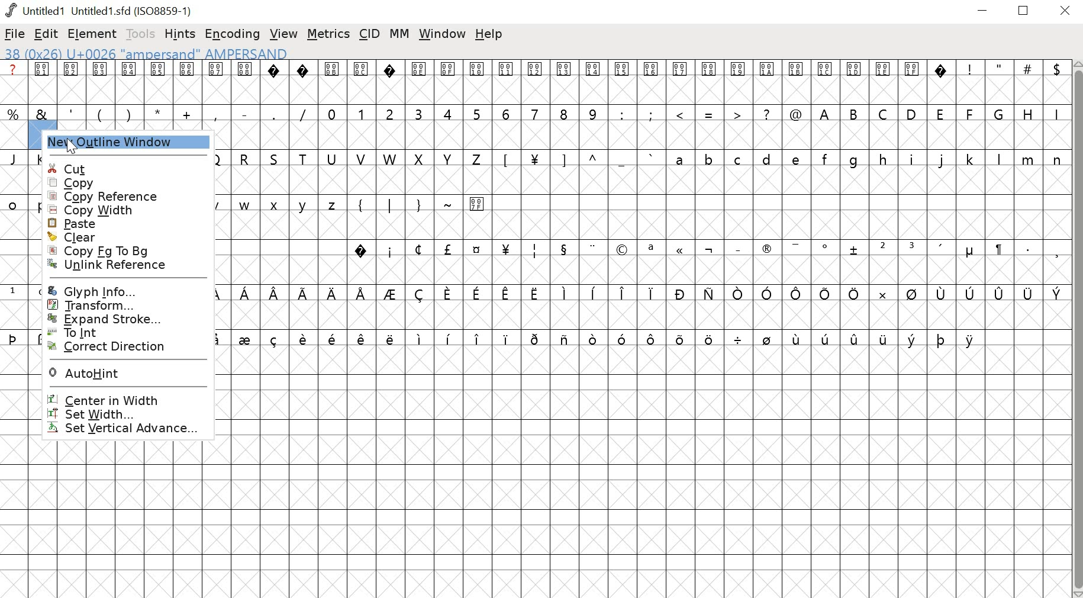 This screenshot has width=1083, height=598. Describe the element at coordinates (983, 12) in the screenshot. I see `minimize` at that location.